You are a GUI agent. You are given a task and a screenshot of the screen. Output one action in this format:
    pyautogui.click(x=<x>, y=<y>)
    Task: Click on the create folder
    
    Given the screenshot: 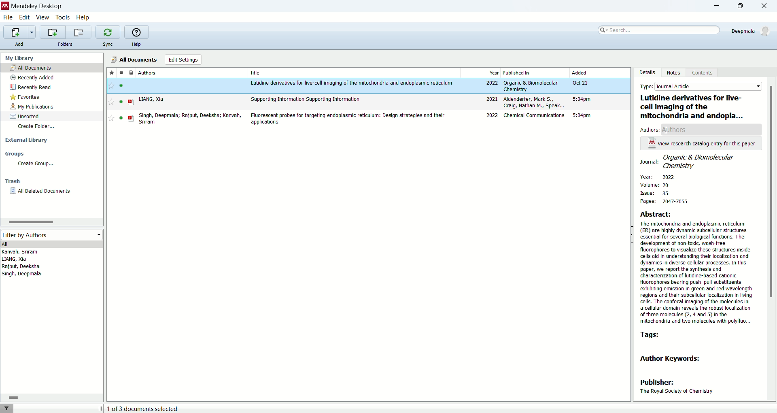 What is the action you would take?
    pyautogui.click(x=37, y=127)
    